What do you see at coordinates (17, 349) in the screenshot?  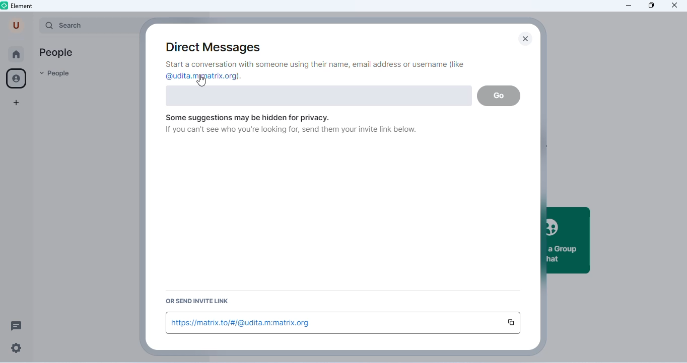 I see `quick settings` at bounding box center [17, 349].